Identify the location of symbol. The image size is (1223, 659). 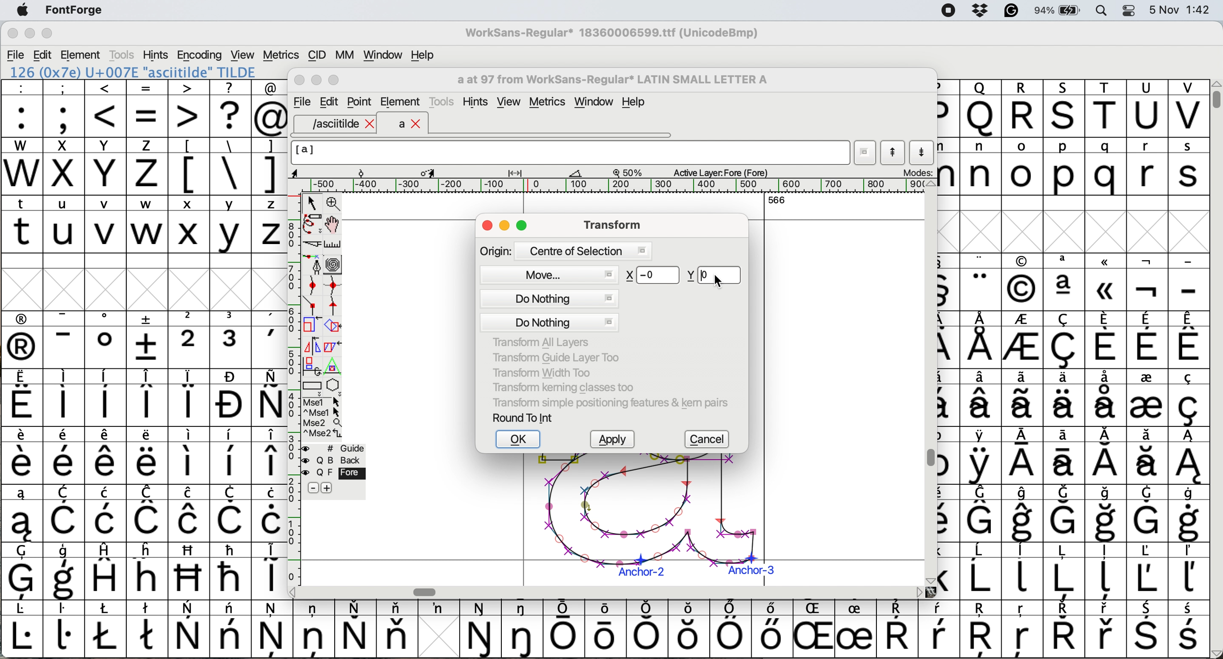
(939, 629).